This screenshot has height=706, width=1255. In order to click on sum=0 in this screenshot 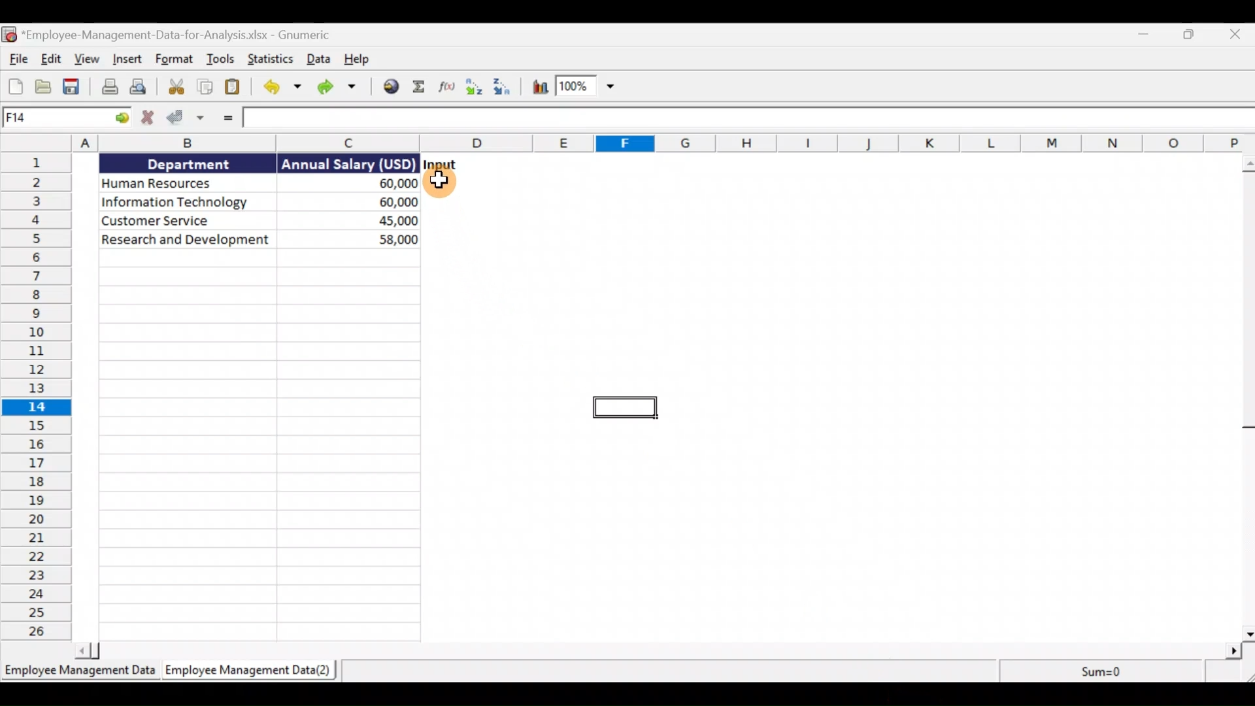, I will do `click(1099, 671)`.